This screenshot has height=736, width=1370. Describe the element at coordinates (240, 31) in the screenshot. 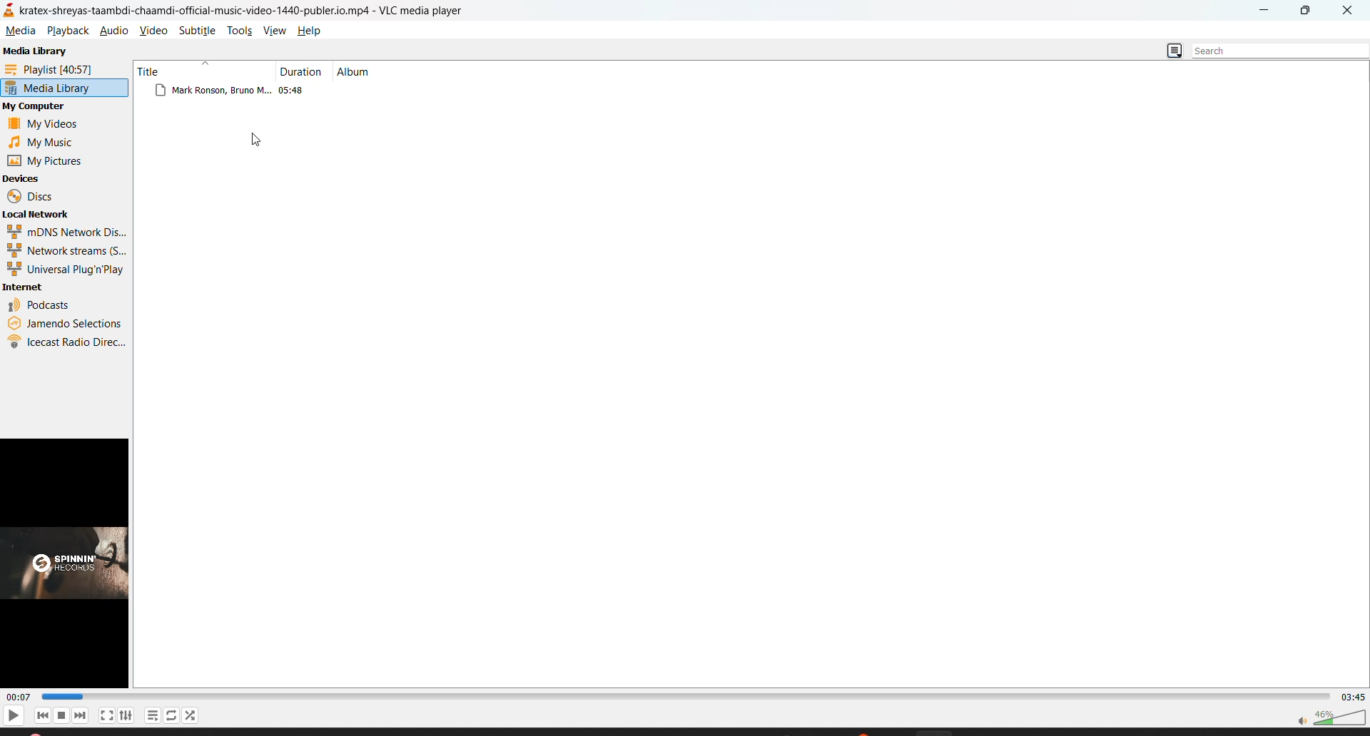

I see `tools` at that location.